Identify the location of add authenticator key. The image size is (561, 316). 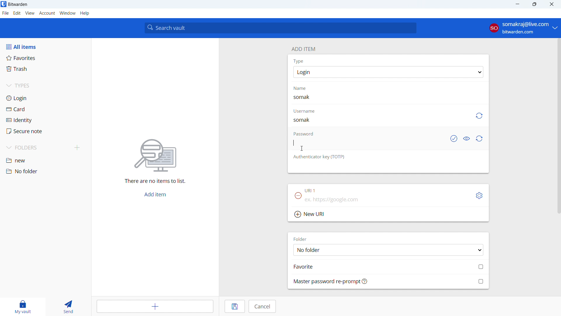
(388, 168).